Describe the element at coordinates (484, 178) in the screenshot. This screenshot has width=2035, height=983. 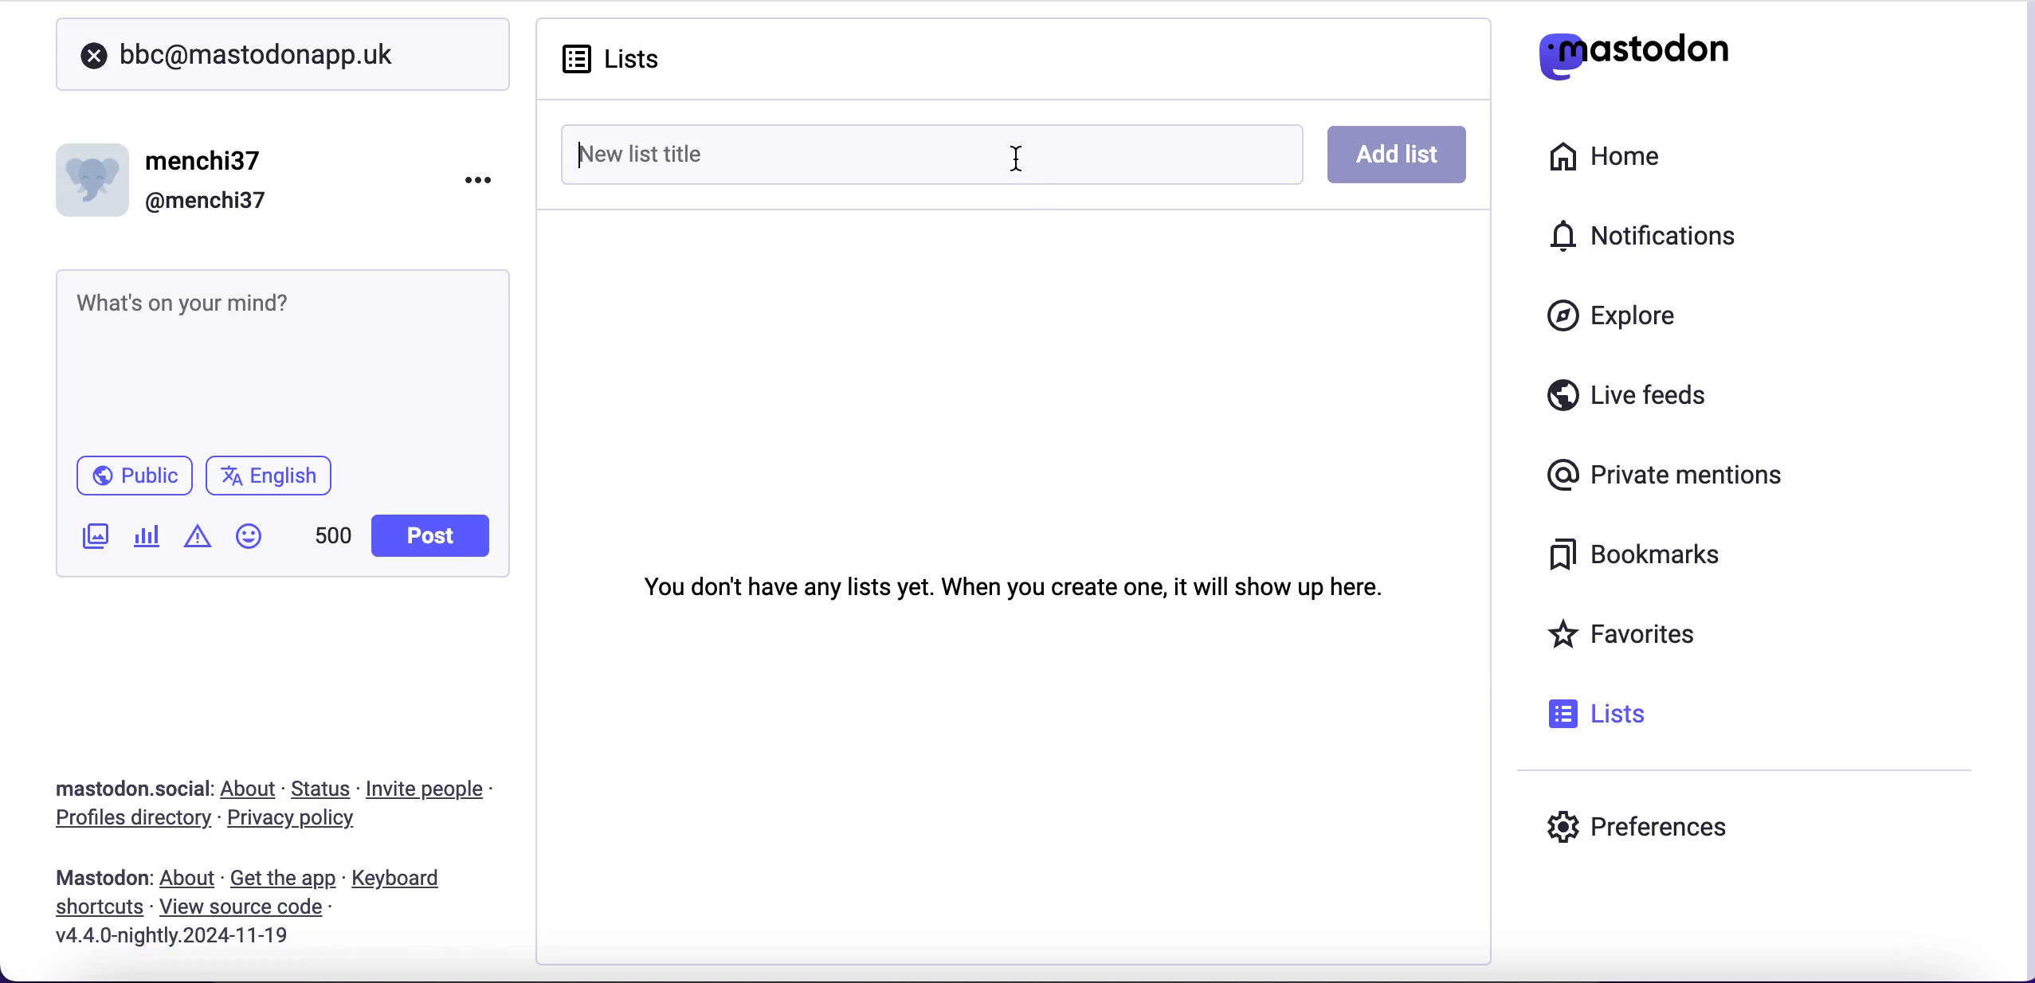
I see `menu options` at that location.